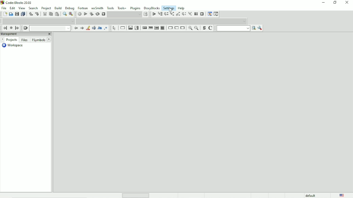 This screenshot has width=353, height=198. I want to click on Replace, so click(71, 14).